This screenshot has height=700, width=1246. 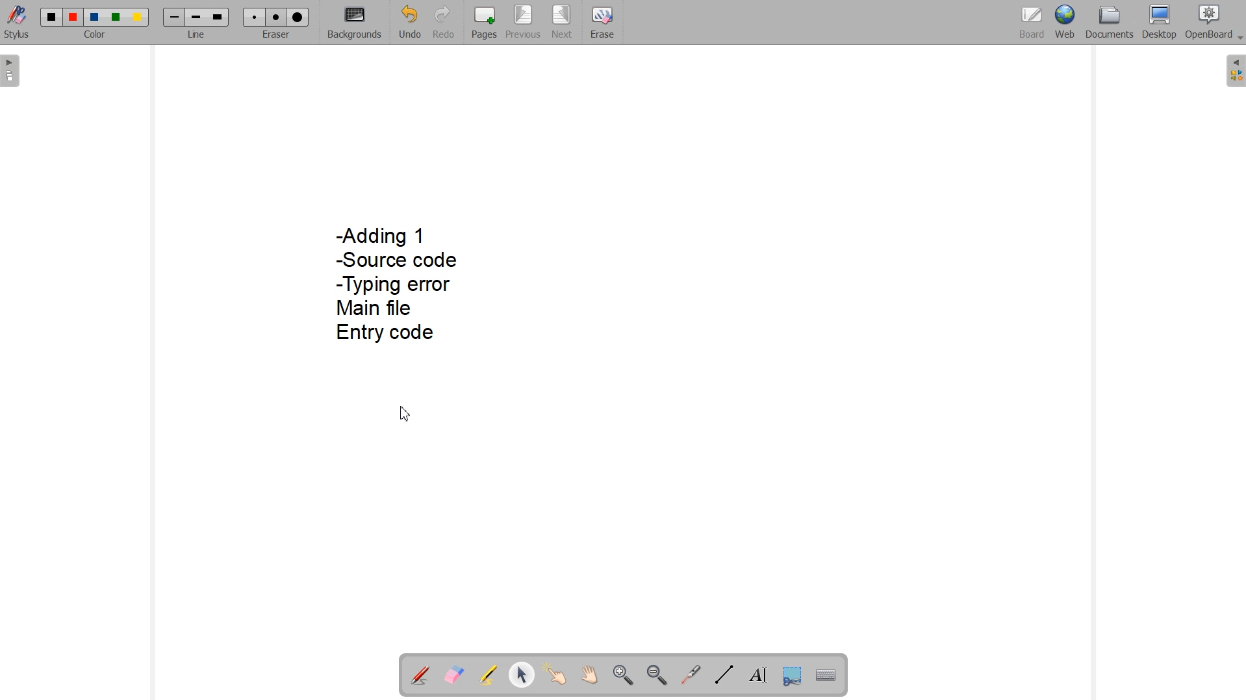 What do you see at coordinates (419, 673) in the screenshot?
I see `Annotation document` at bounding box center [419, 673].